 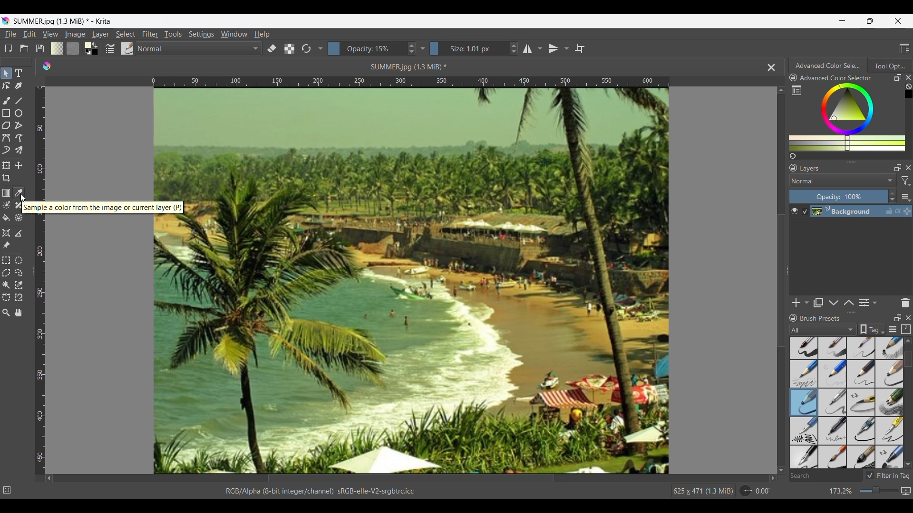 I want to click on Horizontal mirror tool settings, so click(x=539, y=48).